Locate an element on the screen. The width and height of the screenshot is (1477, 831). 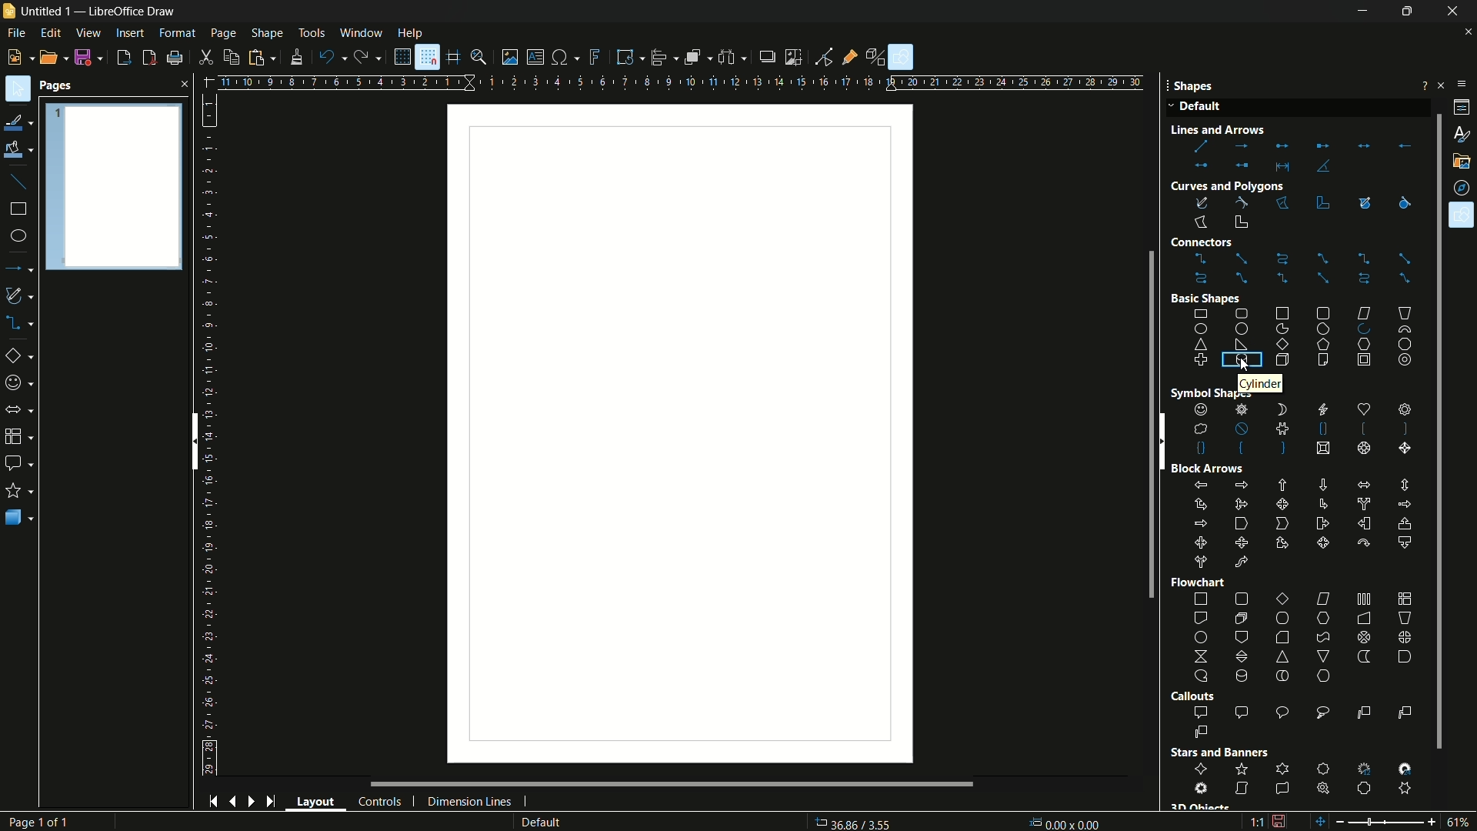
Connectors is located at coordinates (1226, 242).